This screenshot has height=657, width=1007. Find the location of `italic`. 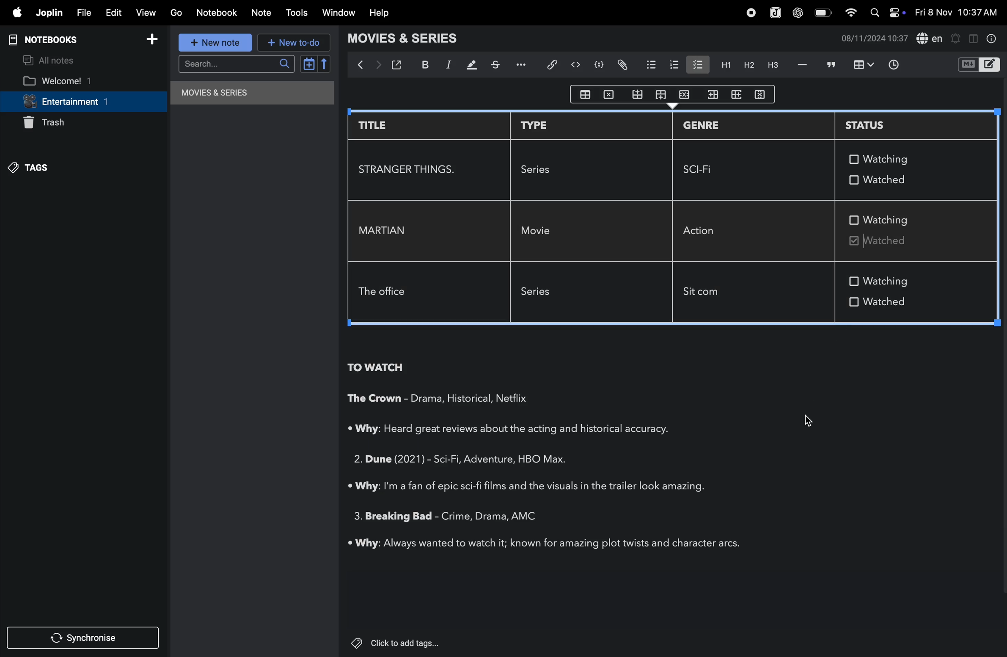

italic is located at coordinates (450, 66).